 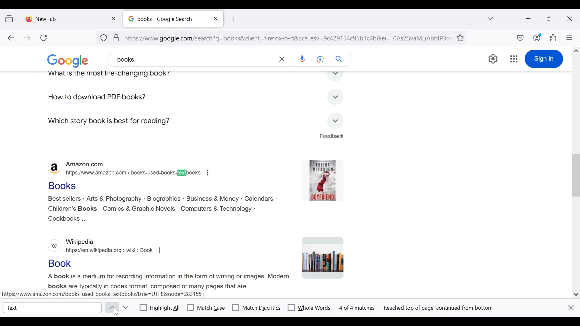 I want to click on https://en.wikipedia.org>wiki>book, so click(x=114, y=251).